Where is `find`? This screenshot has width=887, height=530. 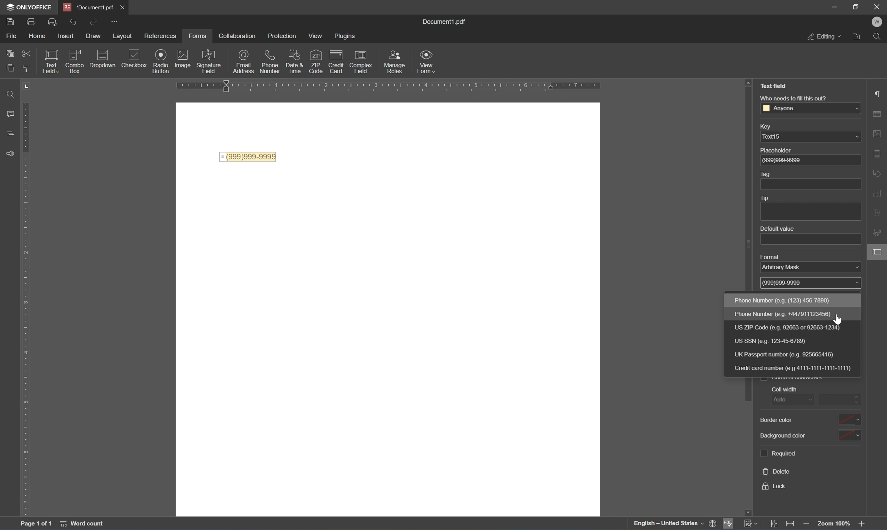 find is located at coordinates (879, 37).